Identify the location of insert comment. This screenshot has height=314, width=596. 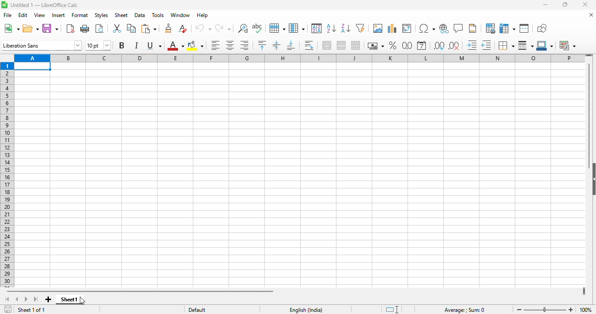
(458, 28).